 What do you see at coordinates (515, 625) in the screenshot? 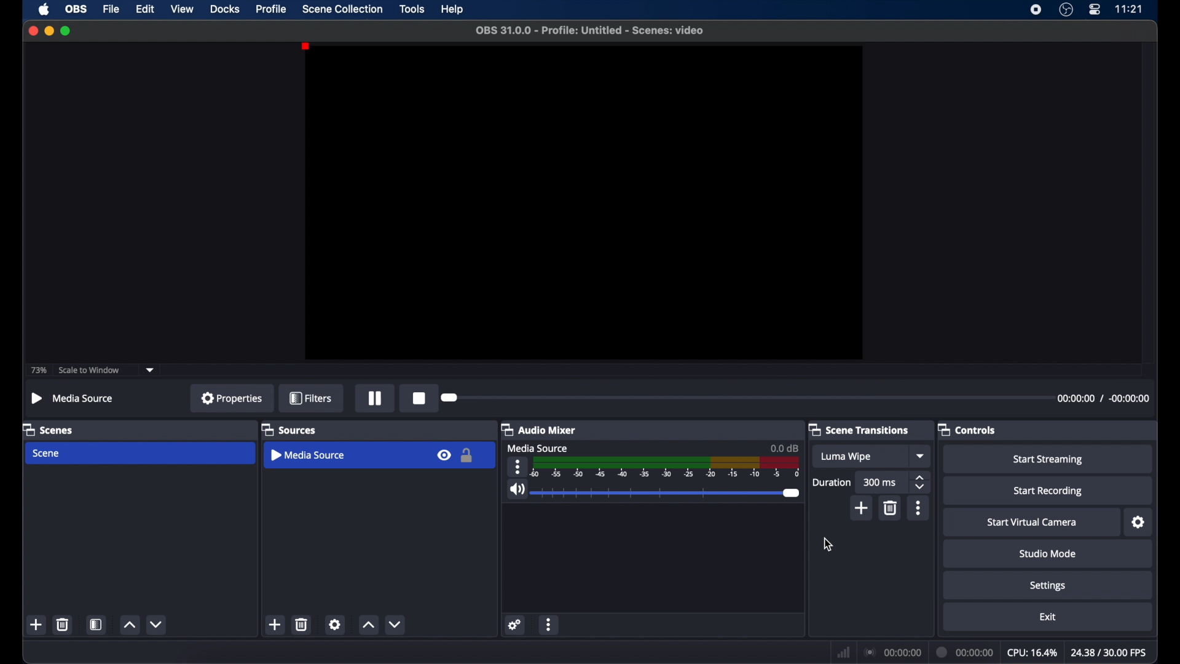
I see `settings` at bounding box center [515, 625].